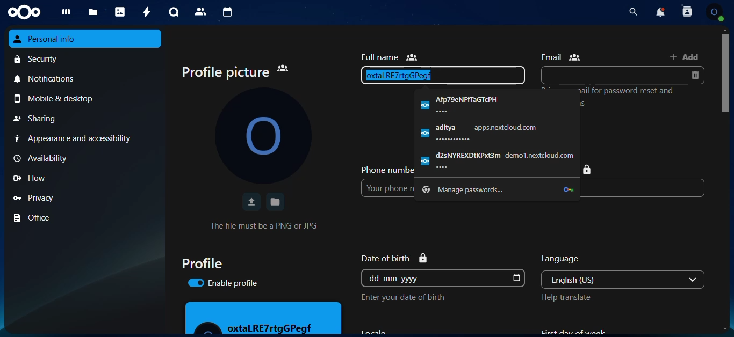 The height and width of the screenshot is (337, 734). What do you see at coordinates (84, 178) in the screenshot?
I see `flow` at bounding box center [84, 178].